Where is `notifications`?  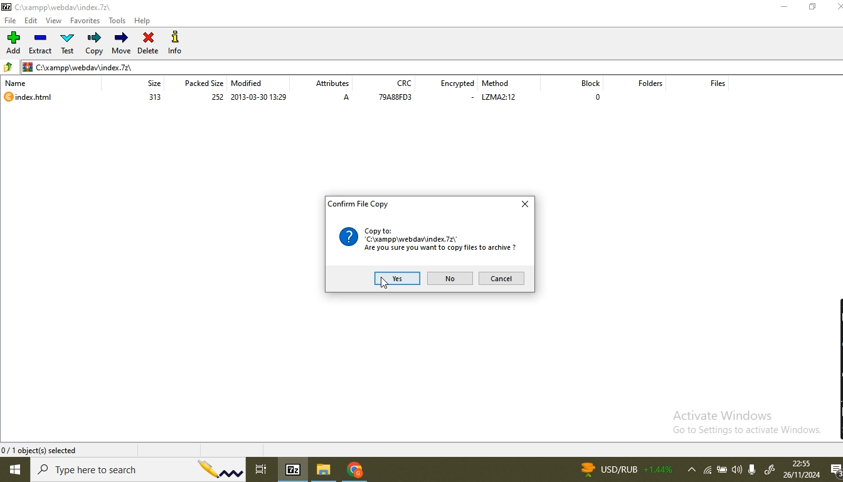
notifications is located at coordinates (834, 471).